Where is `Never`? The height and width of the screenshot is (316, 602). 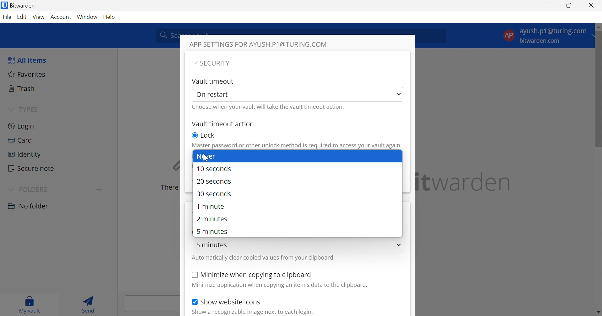
Never is located at coordinates (206, 157).